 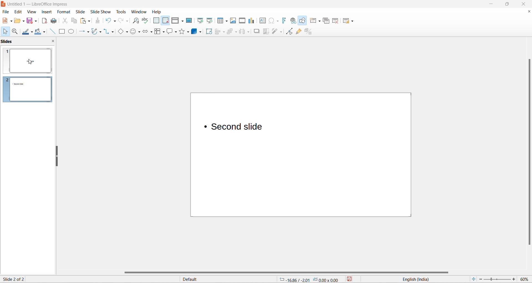 I want to click on master slide, so click(x=190, y=20).